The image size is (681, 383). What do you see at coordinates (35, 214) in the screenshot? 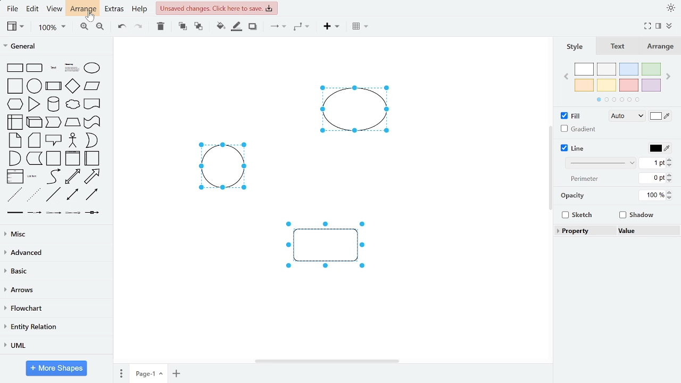
I see `Connector with label` at bounding box center [35, 214].